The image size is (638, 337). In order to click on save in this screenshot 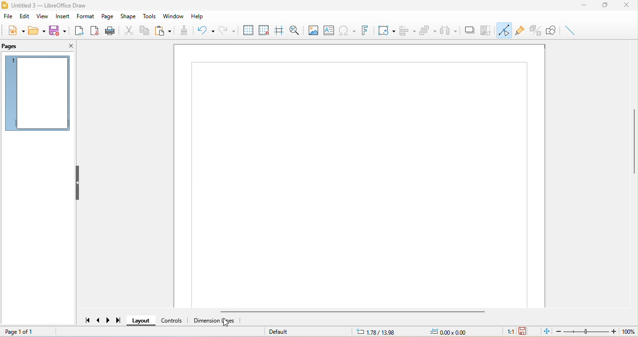, I will do `click(60, 30)`.